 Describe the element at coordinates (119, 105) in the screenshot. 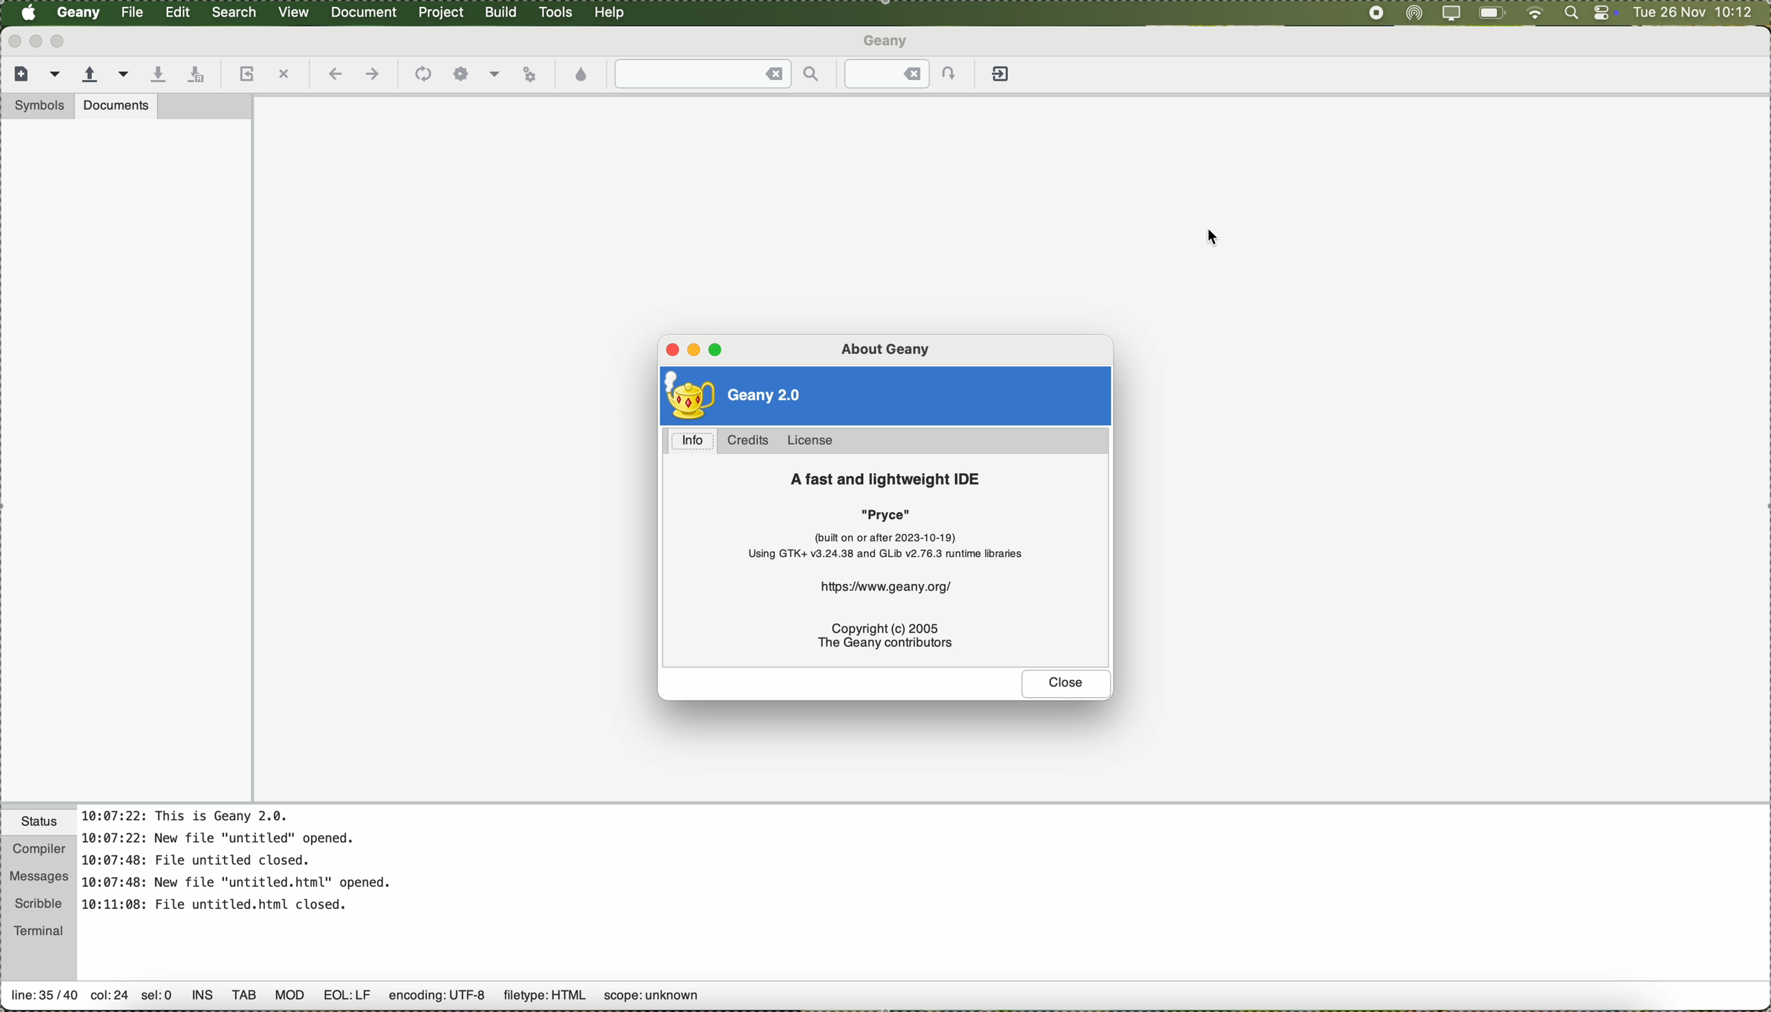

I see `Documents` at that location.